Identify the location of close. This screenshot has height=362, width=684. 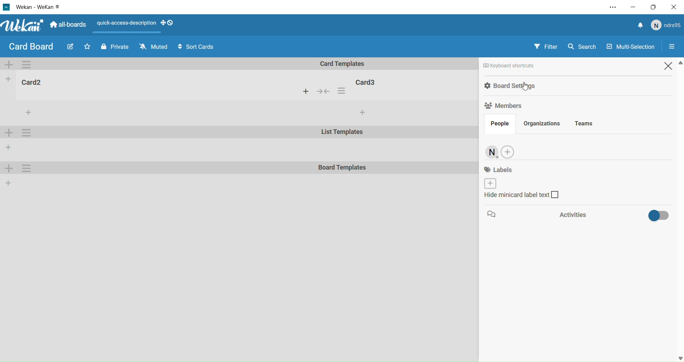
(670, 66).